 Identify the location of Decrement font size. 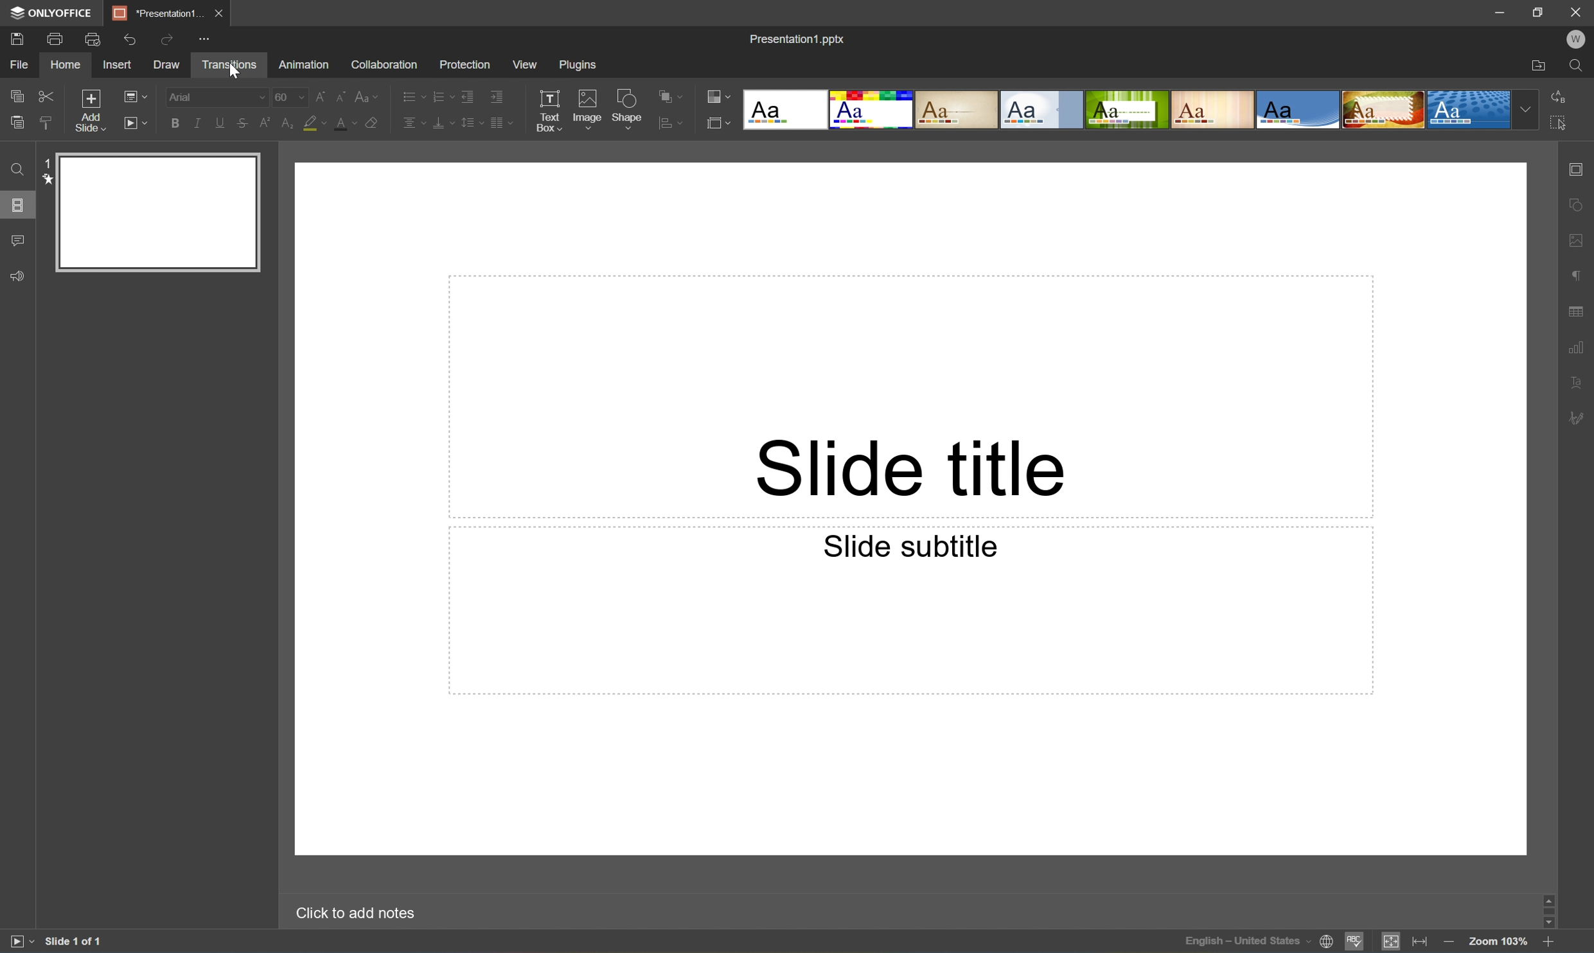
(339, 97).